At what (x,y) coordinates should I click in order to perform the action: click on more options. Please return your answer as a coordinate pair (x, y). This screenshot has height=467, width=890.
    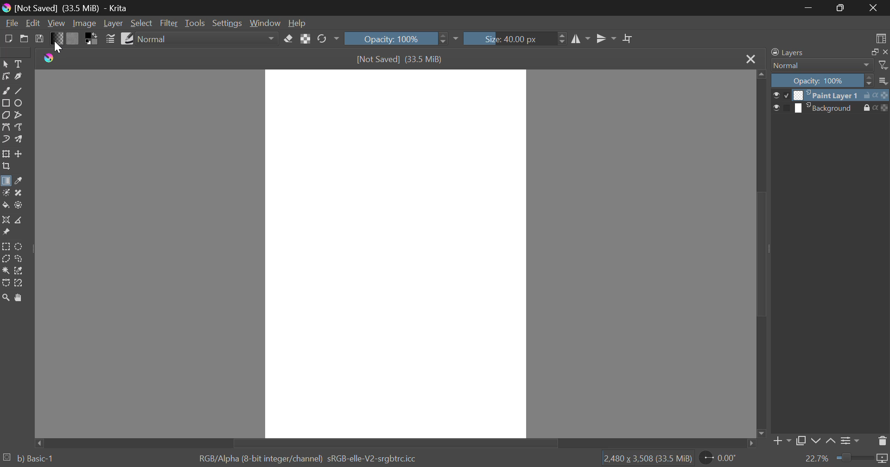
    Looking at the image, I should click on (884, 81).